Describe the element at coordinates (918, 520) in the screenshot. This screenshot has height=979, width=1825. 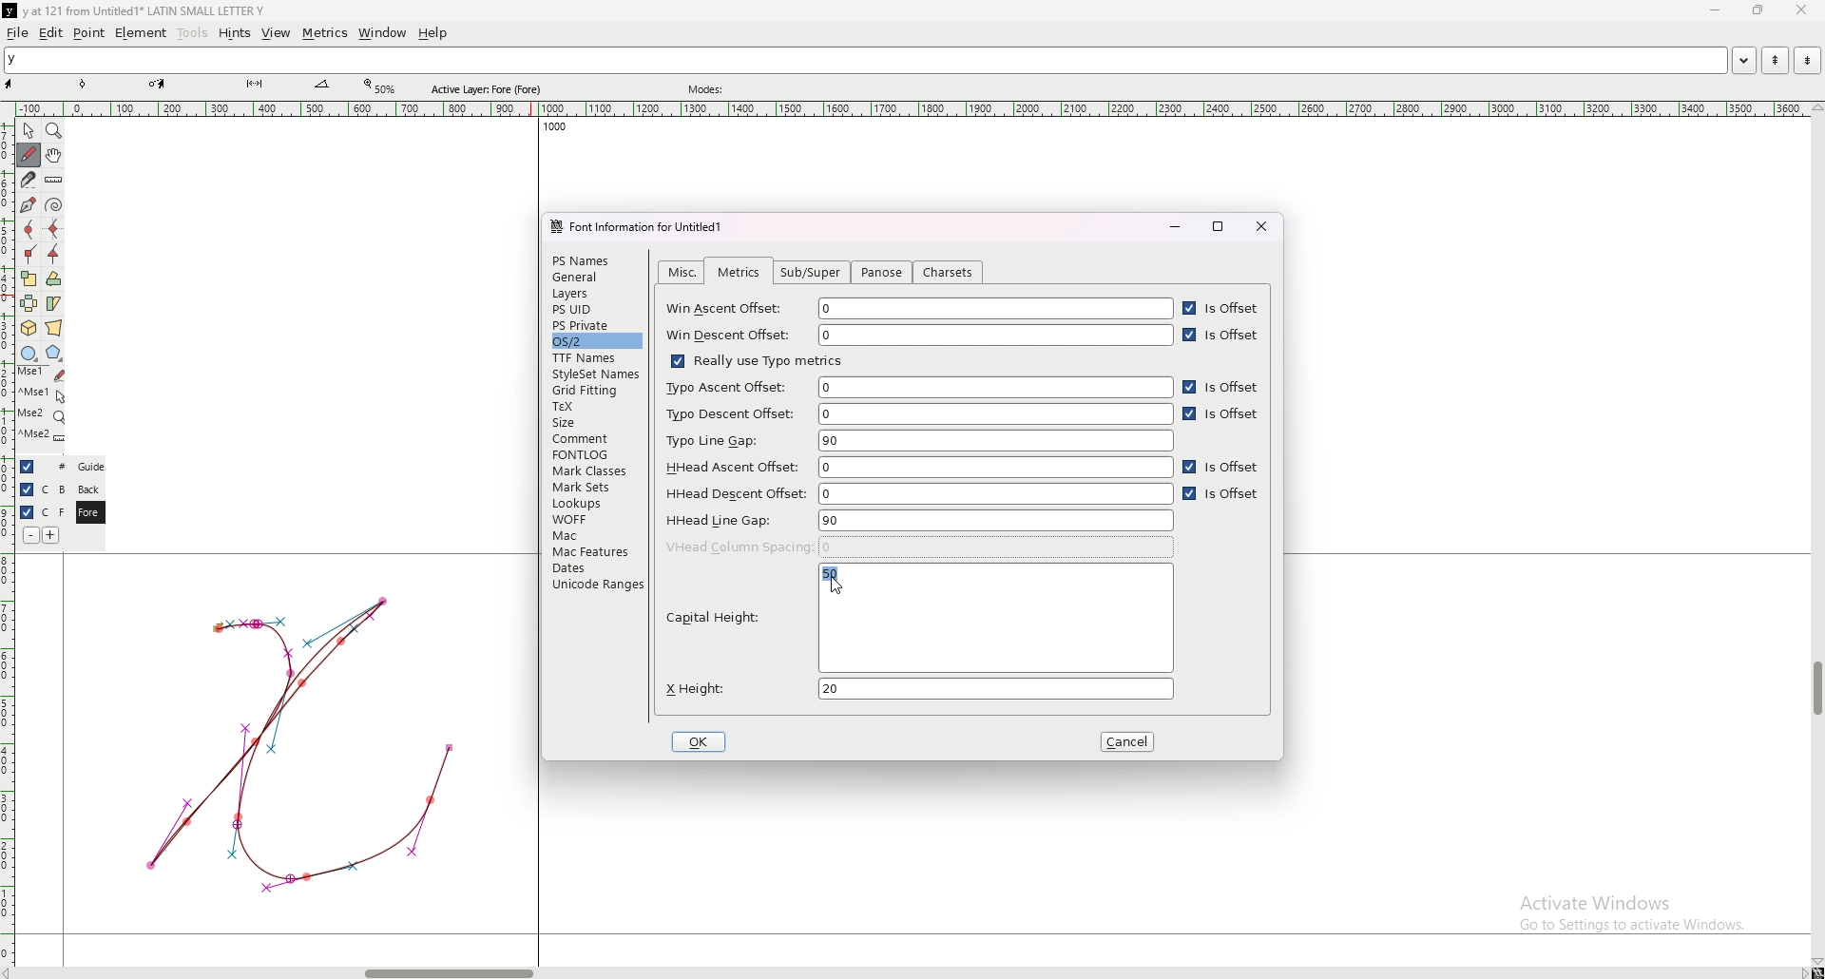
I see `hhead line gap 90` at that location.